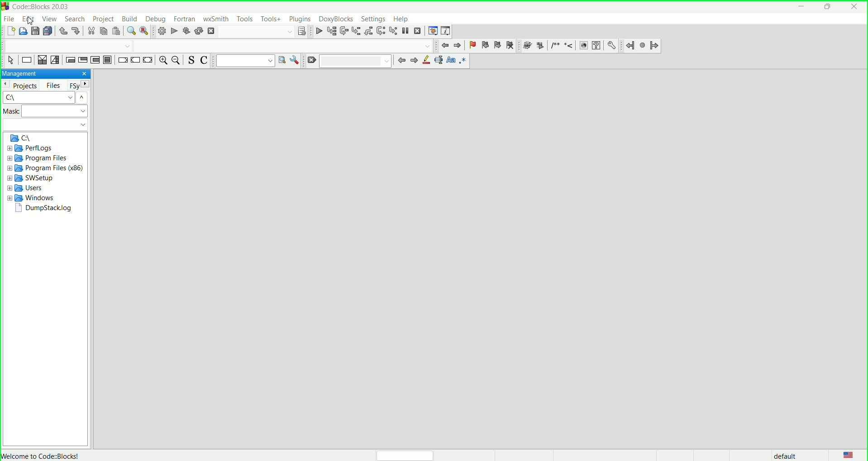 This screenshot has width=868, height=461. Describe the element at coordinates (312, 60) in the screenshot. I see `clear` at that location.